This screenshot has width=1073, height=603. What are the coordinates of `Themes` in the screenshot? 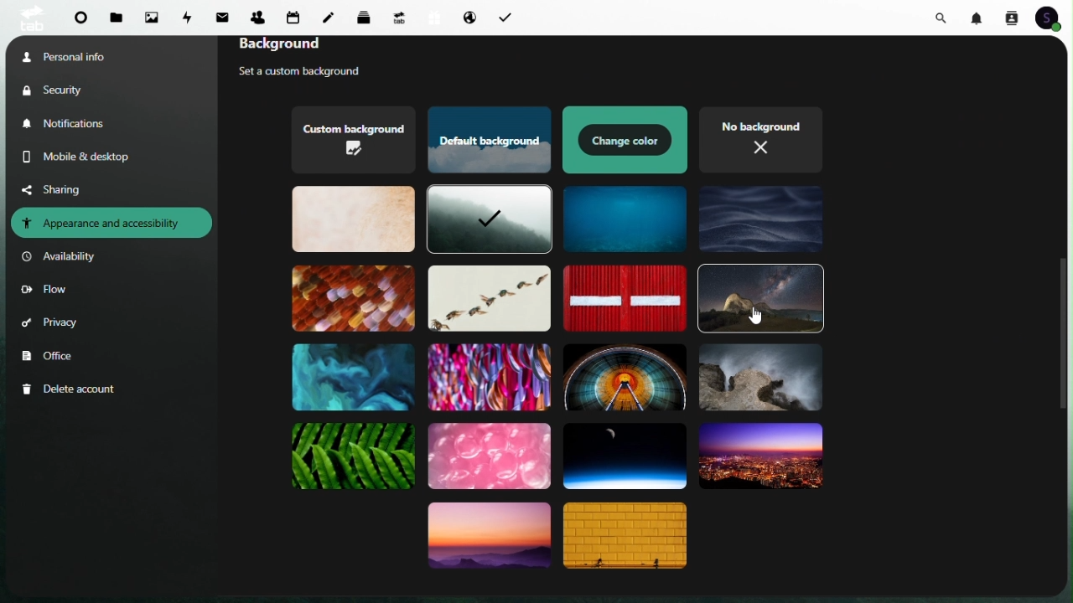 It's located at (762, 218).